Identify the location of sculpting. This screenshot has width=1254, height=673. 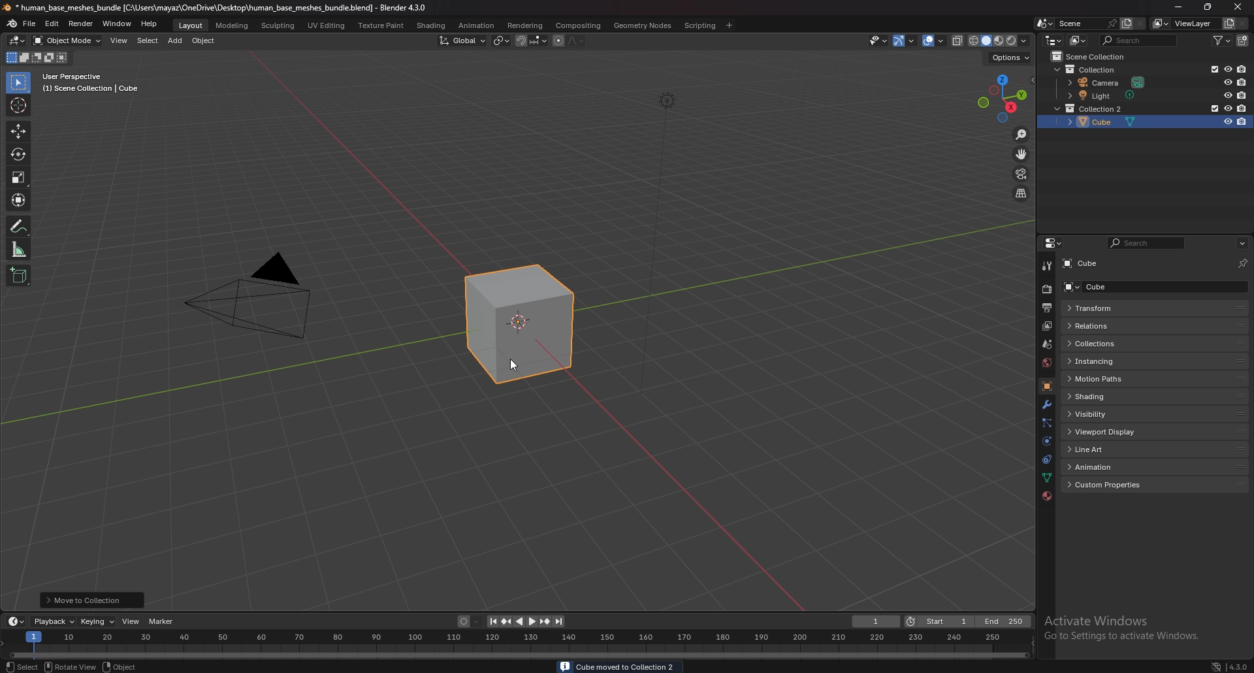
(280, 25).